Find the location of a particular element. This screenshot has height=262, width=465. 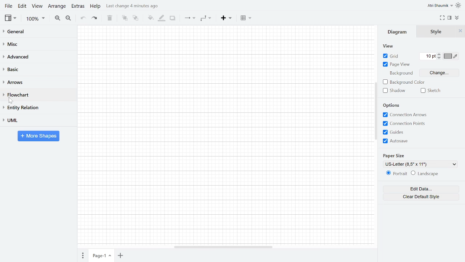

Connection arrows is located at coordinates (405, 115).